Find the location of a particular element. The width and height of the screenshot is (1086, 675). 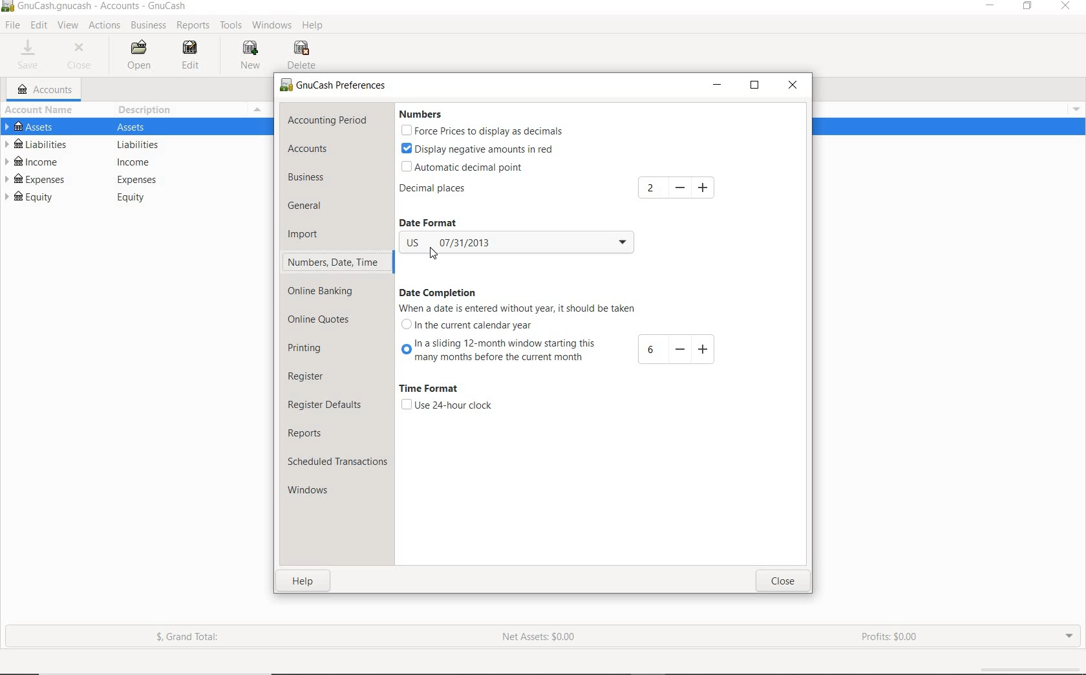

restore down is located at coordinates (758, 88).